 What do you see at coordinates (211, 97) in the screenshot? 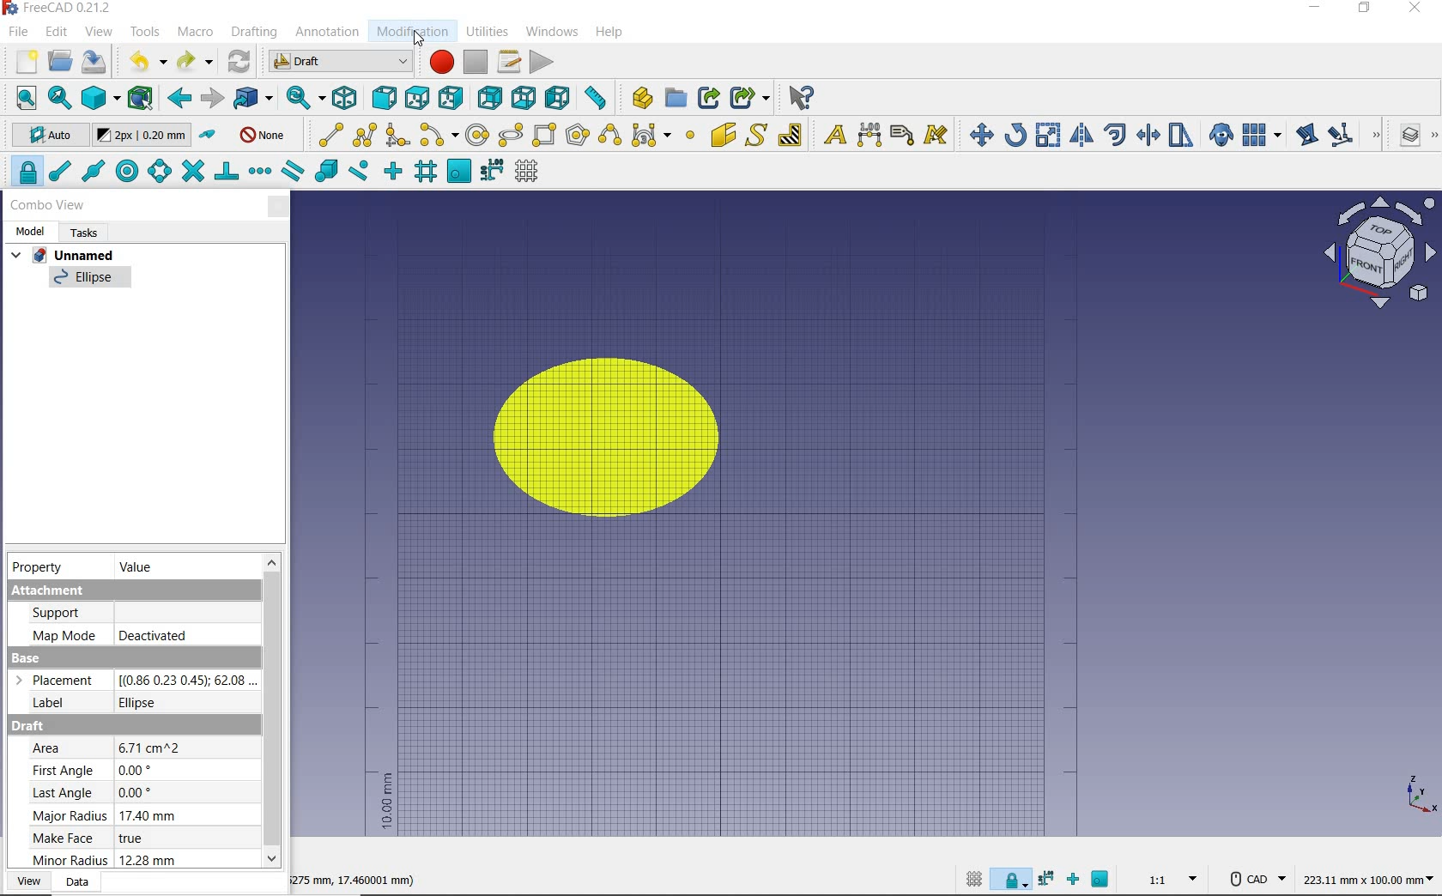
I see `forward` at bounding box center [211, 97].